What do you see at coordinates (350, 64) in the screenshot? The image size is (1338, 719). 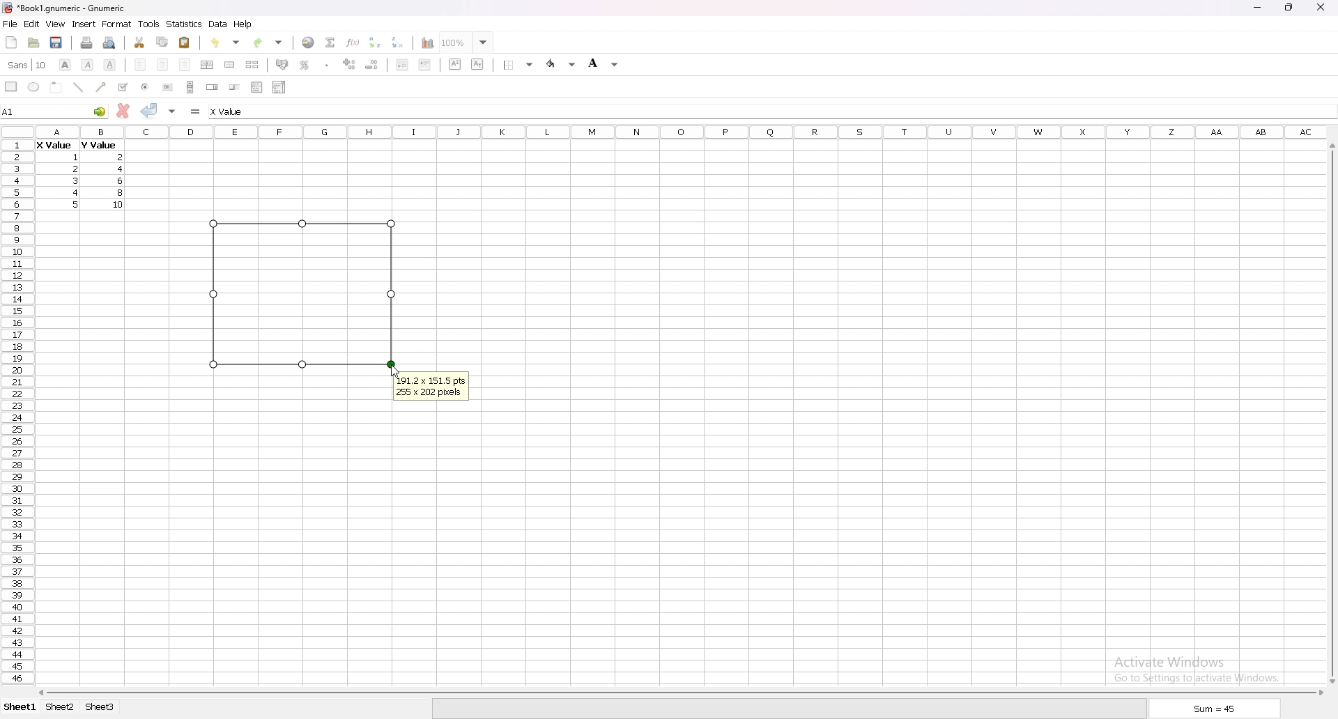 I see `increase decimals` at bounding box center [350, 64].